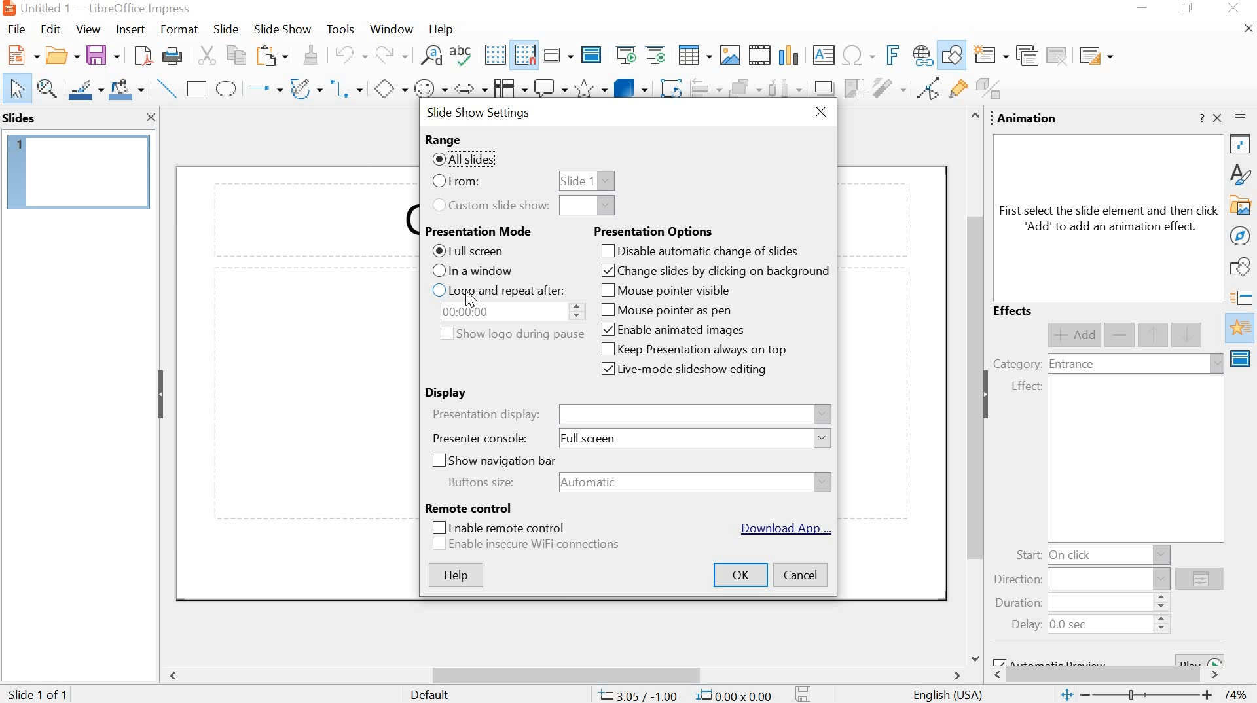  Describe the element at coordinates (820, 113) in the screenshot. I see `close window` at that location.